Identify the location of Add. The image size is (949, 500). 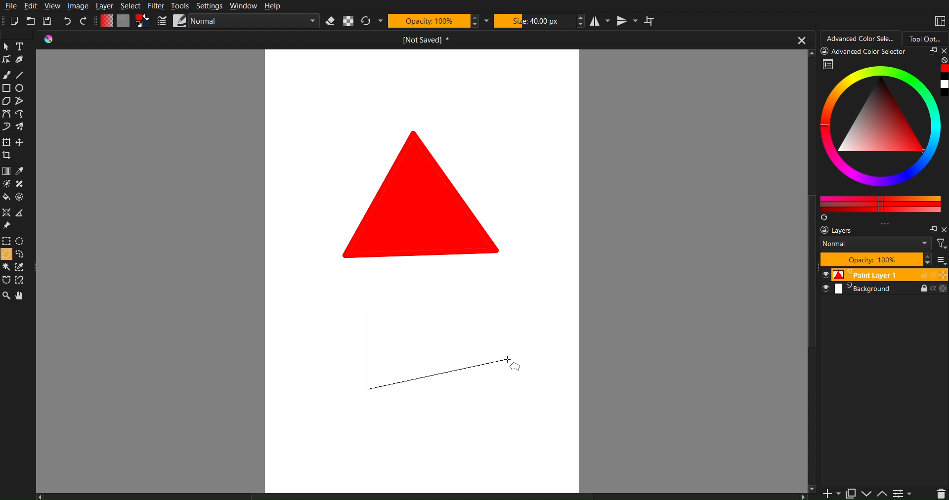
(828, 494).